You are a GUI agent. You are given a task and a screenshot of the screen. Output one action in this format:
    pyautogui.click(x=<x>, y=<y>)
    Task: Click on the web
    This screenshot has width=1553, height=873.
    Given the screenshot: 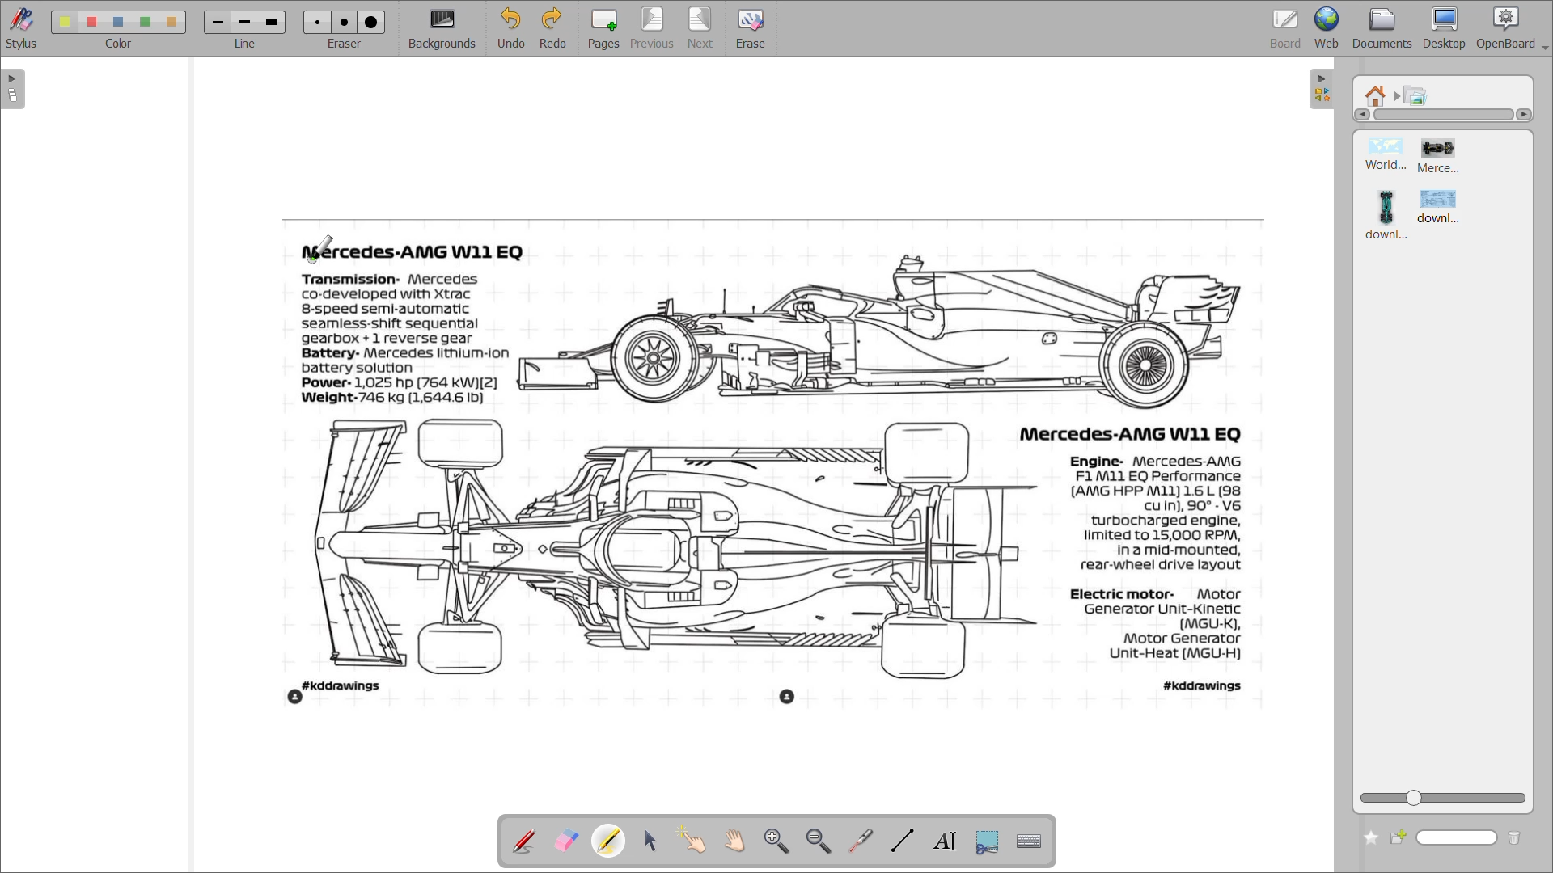 What is the action you would take?
    pyautogui.click(x=1330, y=27)
    